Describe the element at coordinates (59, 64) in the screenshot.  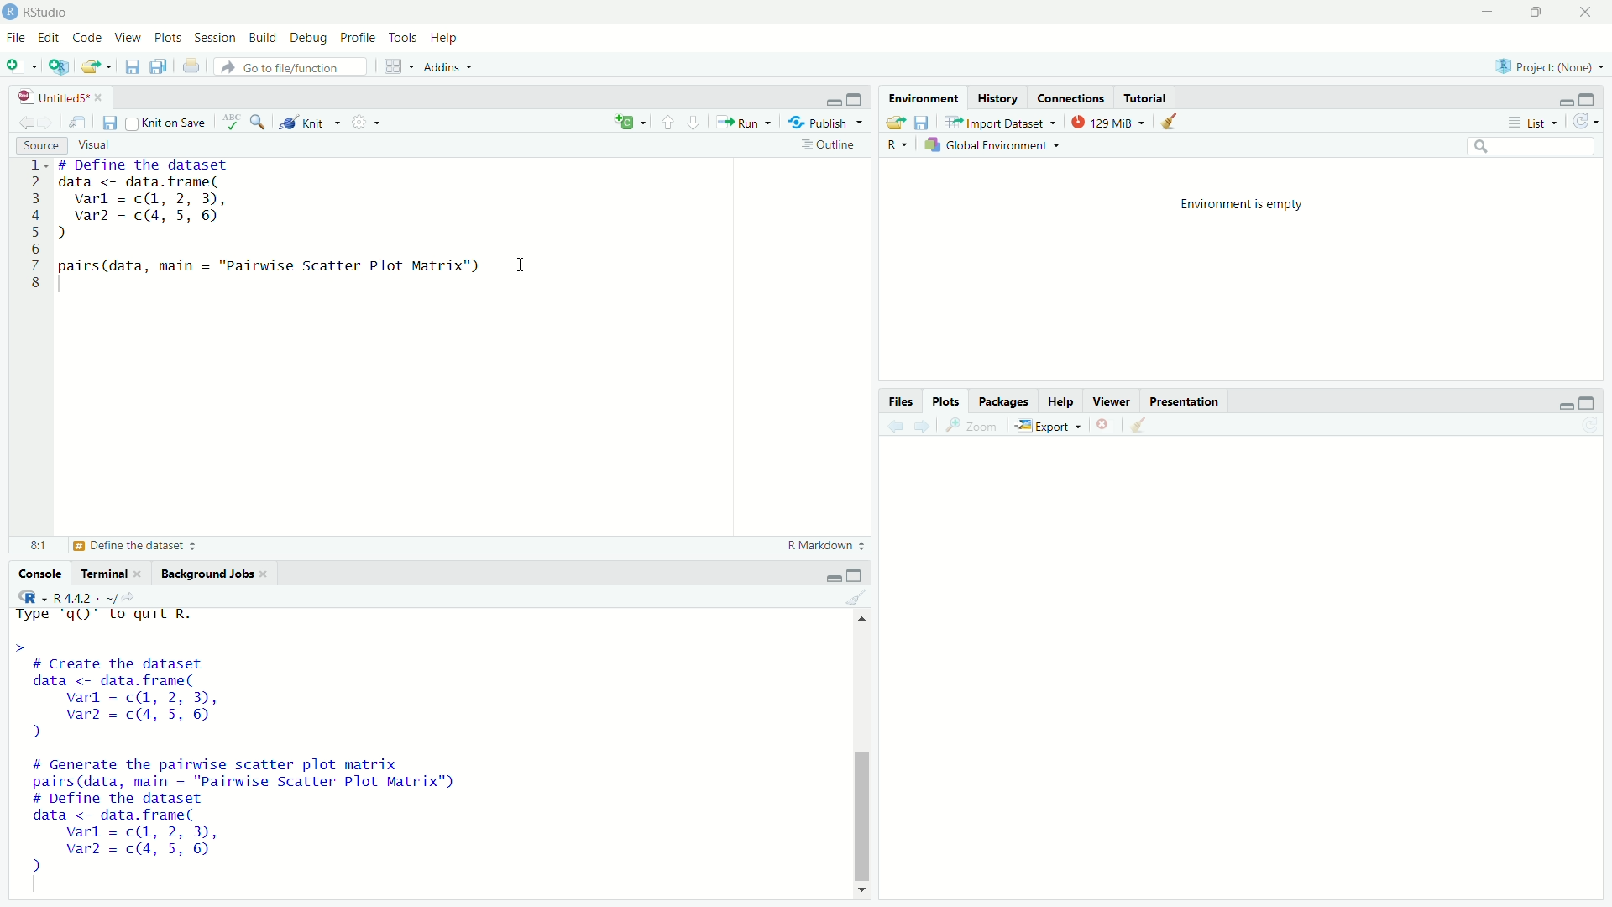
I see `Create a project` at that location.